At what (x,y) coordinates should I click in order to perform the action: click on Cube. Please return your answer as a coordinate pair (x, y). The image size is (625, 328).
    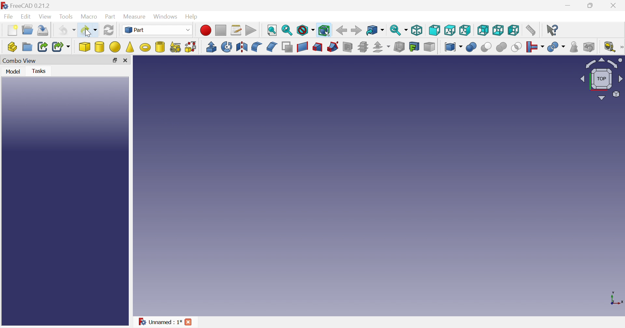
    Looking at the image, I should click on (84, 47).